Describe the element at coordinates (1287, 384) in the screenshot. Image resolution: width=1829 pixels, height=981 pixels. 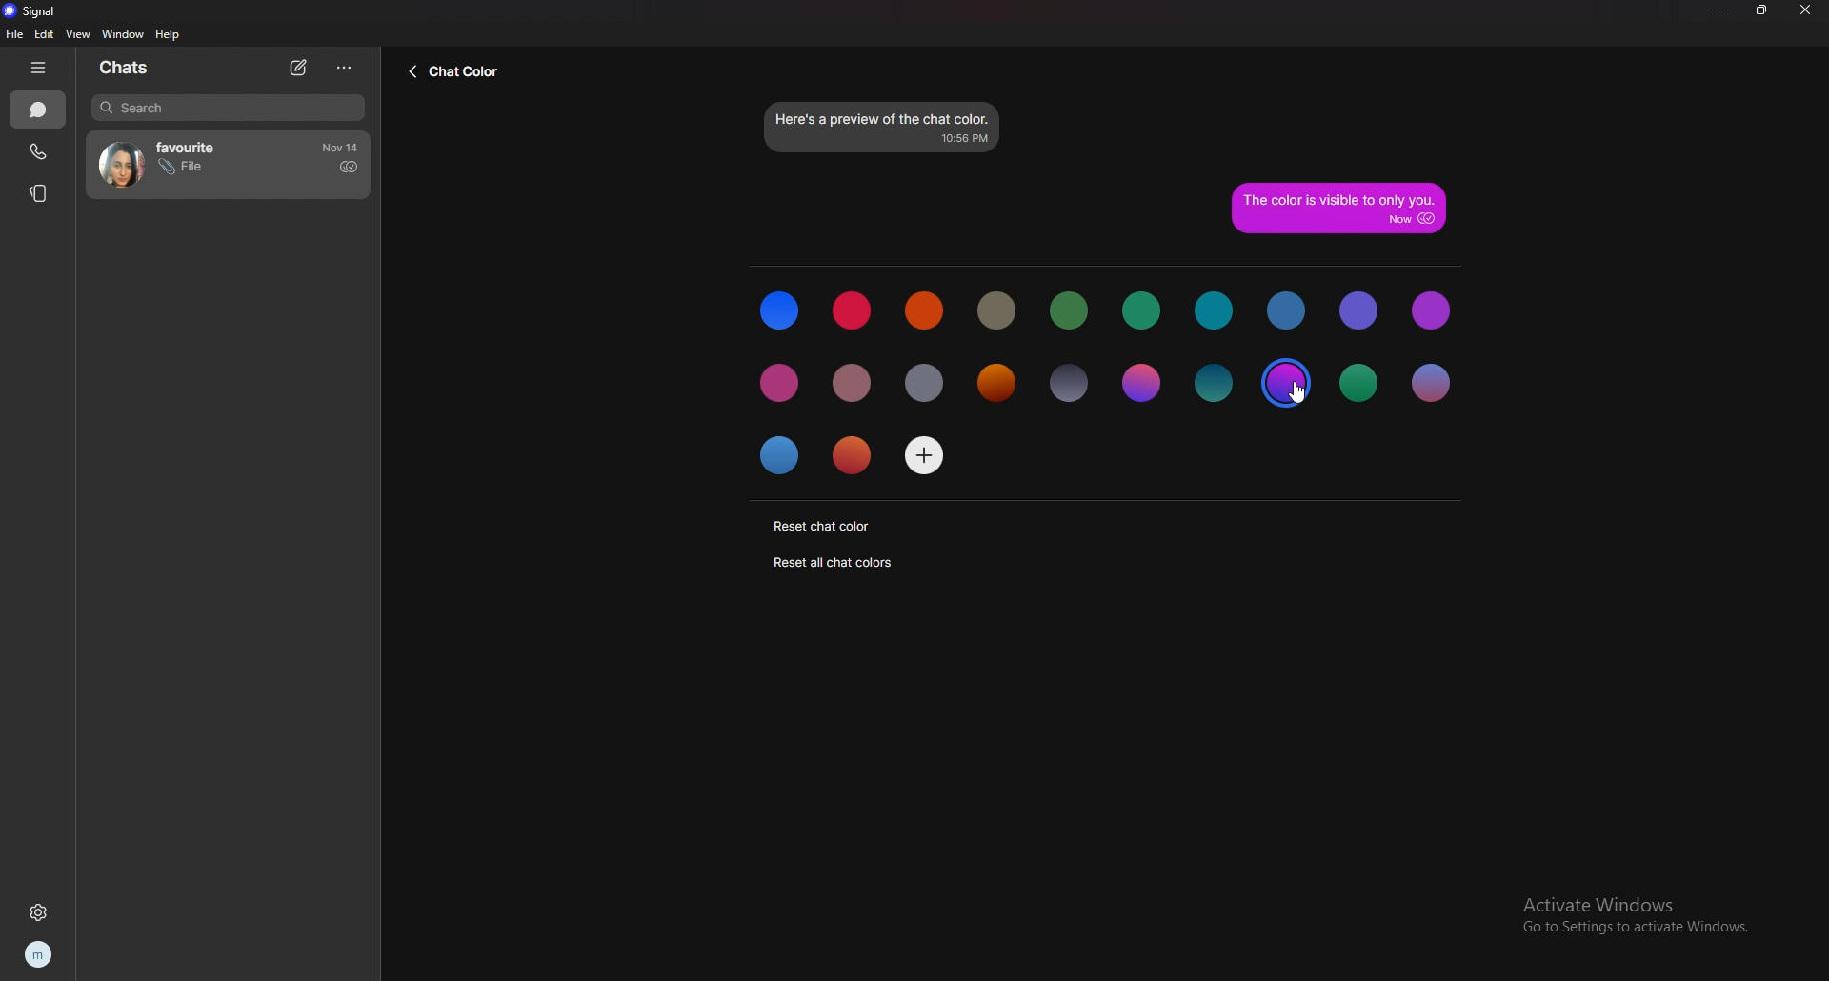
I see `selected color` at that location.